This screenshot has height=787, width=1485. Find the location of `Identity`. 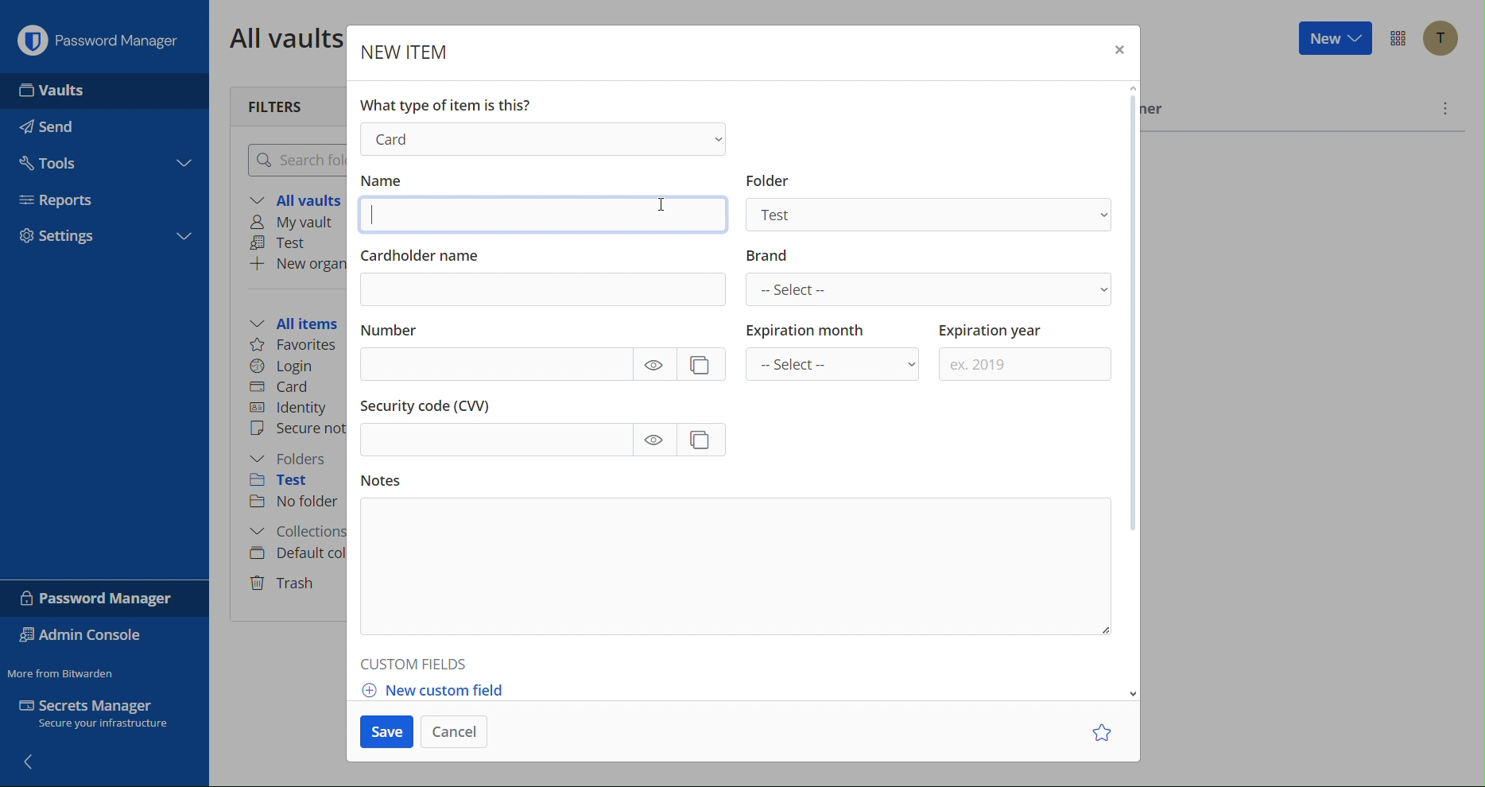

Identity is located at coordinates (290, 408).